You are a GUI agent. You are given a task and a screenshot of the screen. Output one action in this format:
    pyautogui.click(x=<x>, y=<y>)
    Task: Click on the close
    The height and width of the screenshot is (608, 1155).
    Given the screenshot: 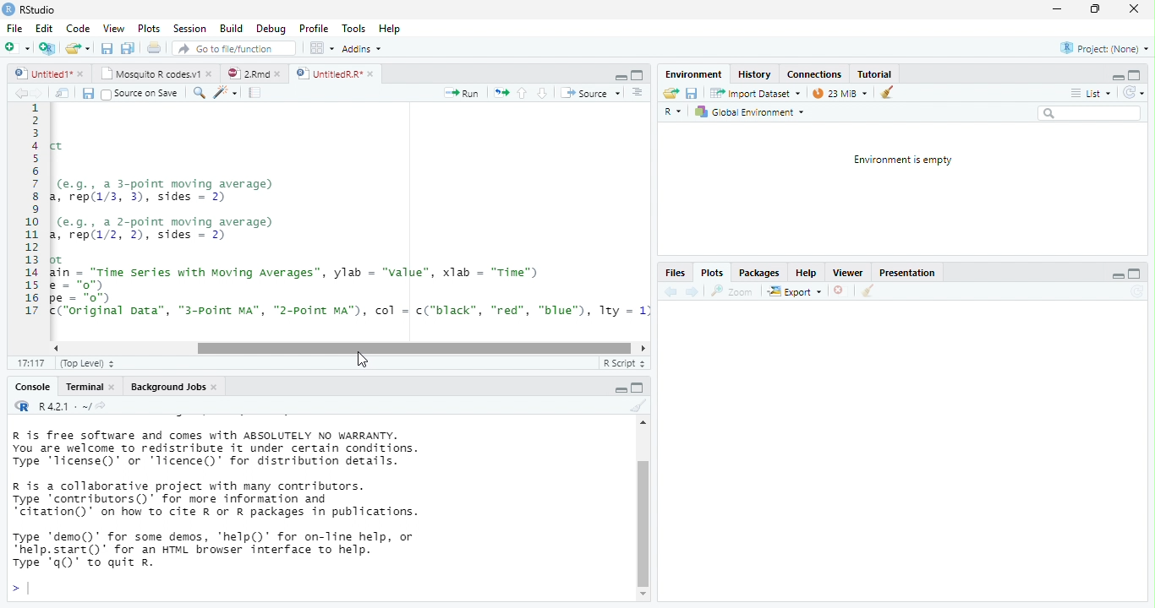 What is the action you would take?
    pyautogui.click(x=211, y=73)
    